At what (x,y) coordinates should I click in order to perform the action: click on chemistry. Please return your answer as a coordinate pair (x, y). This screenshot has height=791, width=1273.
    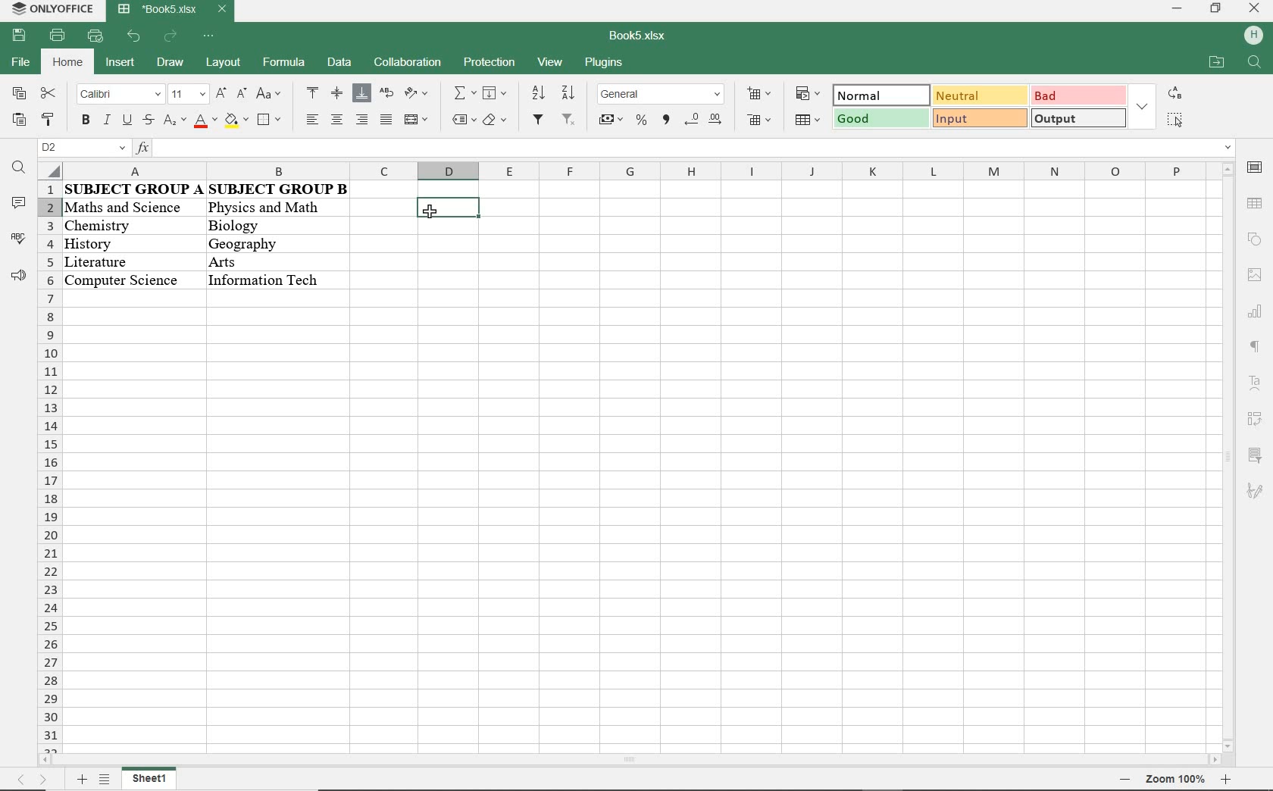
    Looking at the image, I should click on (130, 226).